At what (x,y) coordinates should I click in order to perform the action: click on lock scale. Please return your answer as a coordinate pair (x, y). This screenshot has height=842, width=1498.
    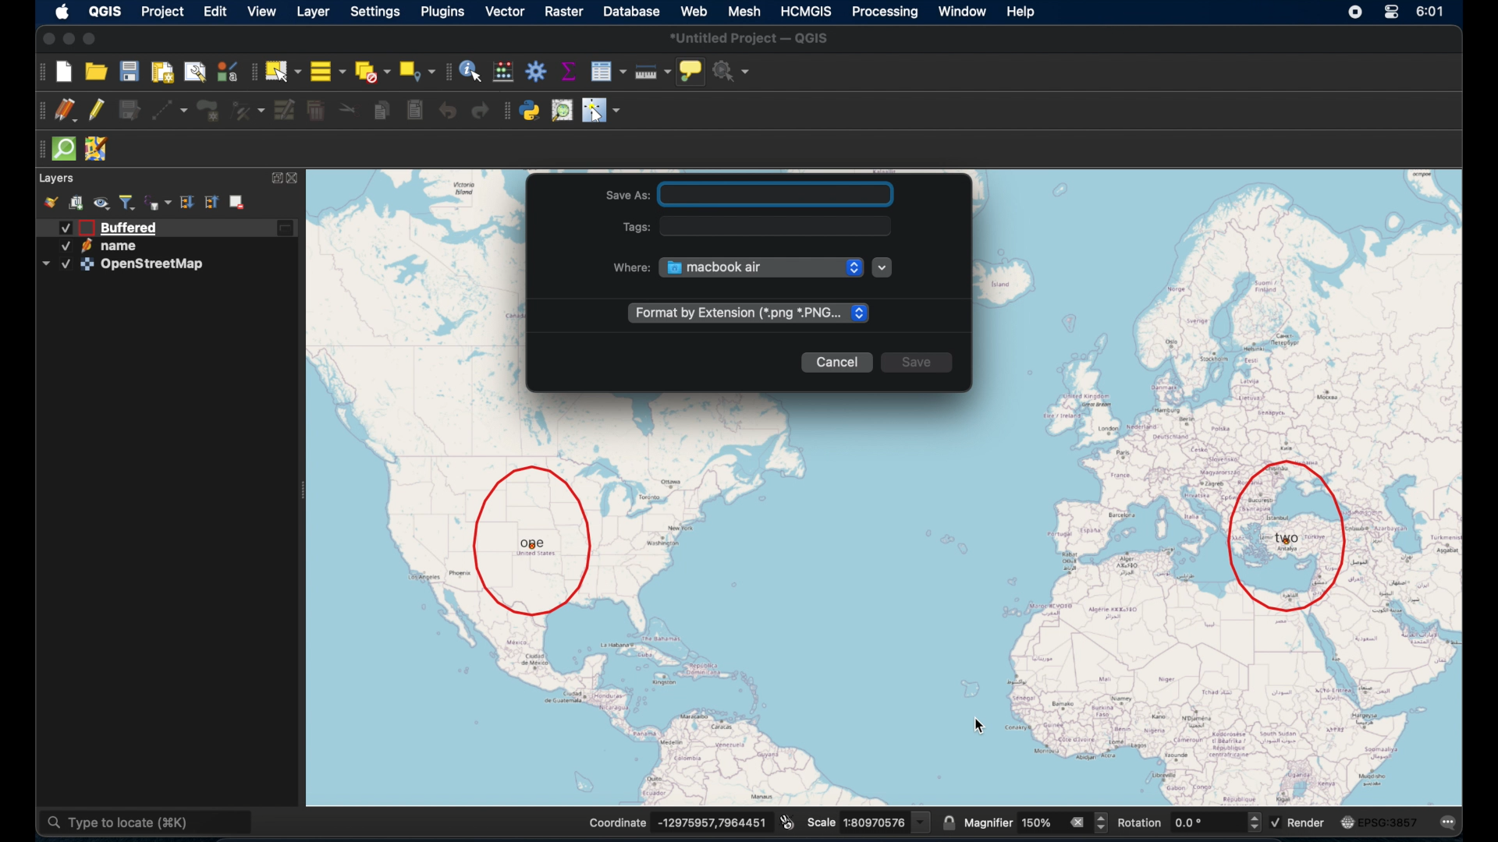
    Looking at the image, I should click on (949, 819).